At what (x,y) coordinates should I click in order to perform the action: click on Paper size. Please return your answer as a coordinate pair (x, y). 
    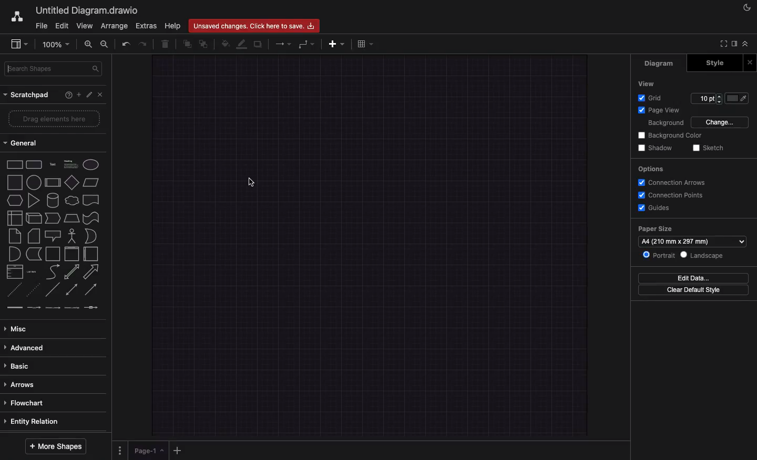
    Looking at the image, I should click on (692, 235).